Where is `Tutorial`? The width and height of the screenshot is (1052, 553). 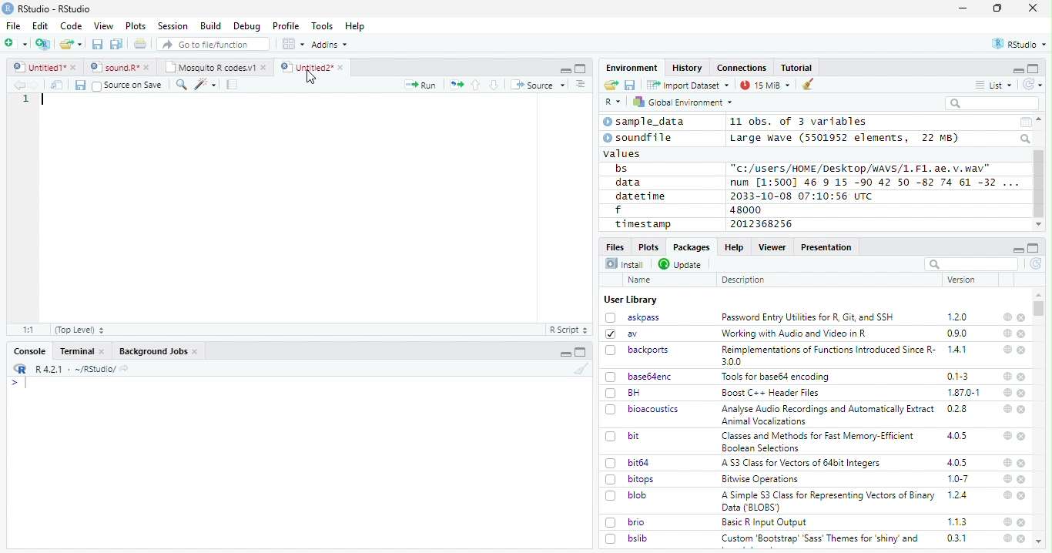
Tutorial is located at coordinates (798, 68).